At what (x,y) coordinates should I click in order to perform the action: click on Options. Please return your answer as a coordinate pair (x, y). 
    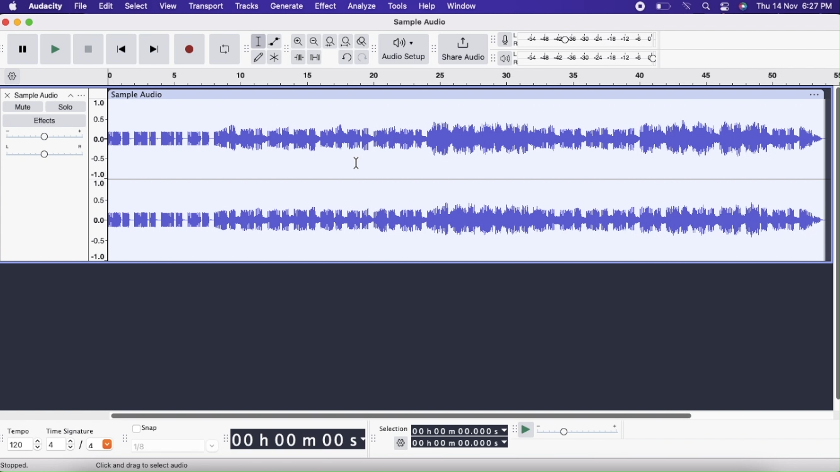
    Looking at the image, I should click on (76, 95).